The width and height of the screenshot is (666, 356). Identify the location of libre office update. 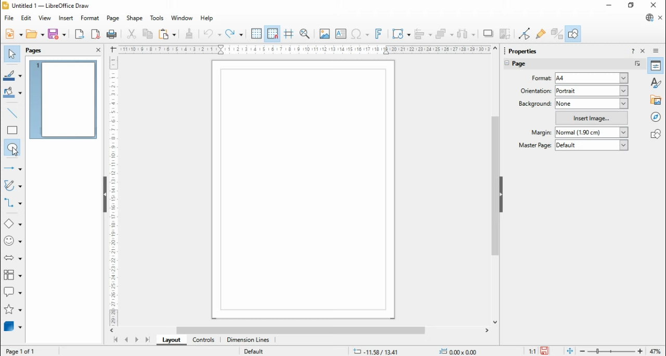
(649, 17).